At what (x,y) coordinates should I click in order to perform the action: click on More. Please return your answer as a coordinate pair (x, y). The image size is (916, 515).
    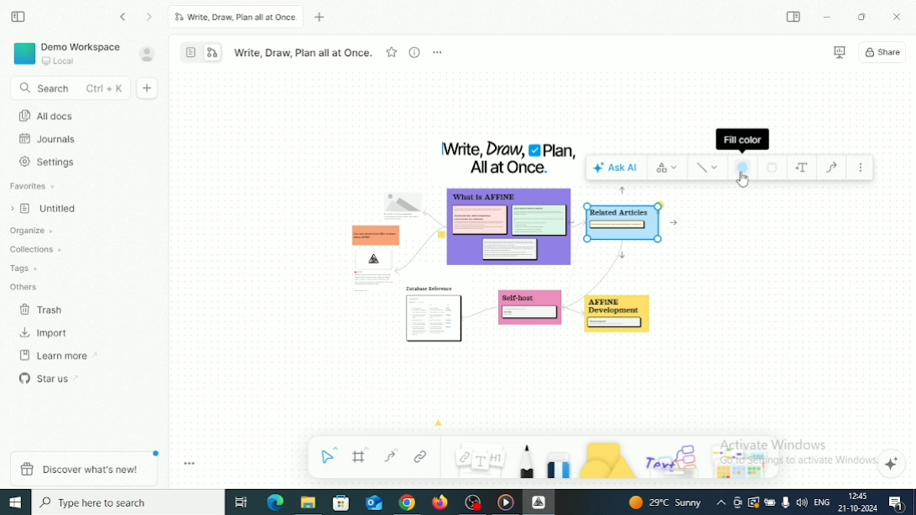
    Looking at the image, I should click on (437, 52).